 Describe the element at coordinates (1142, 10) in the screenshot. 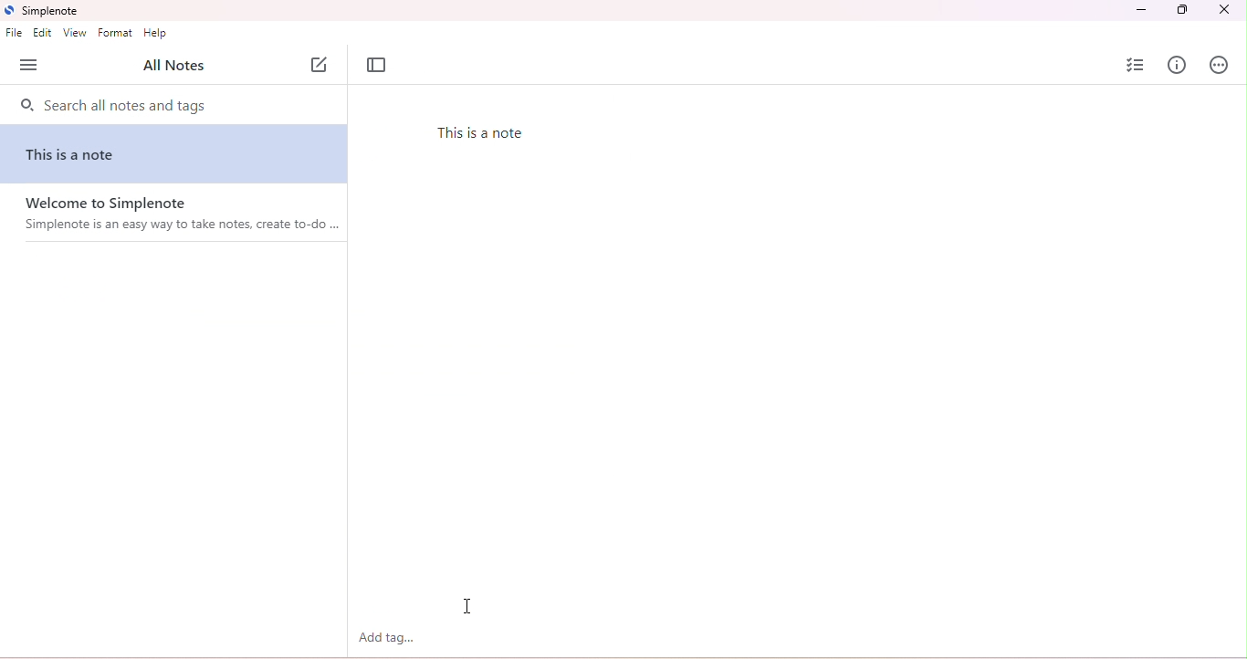

I see `minimize` at that location.